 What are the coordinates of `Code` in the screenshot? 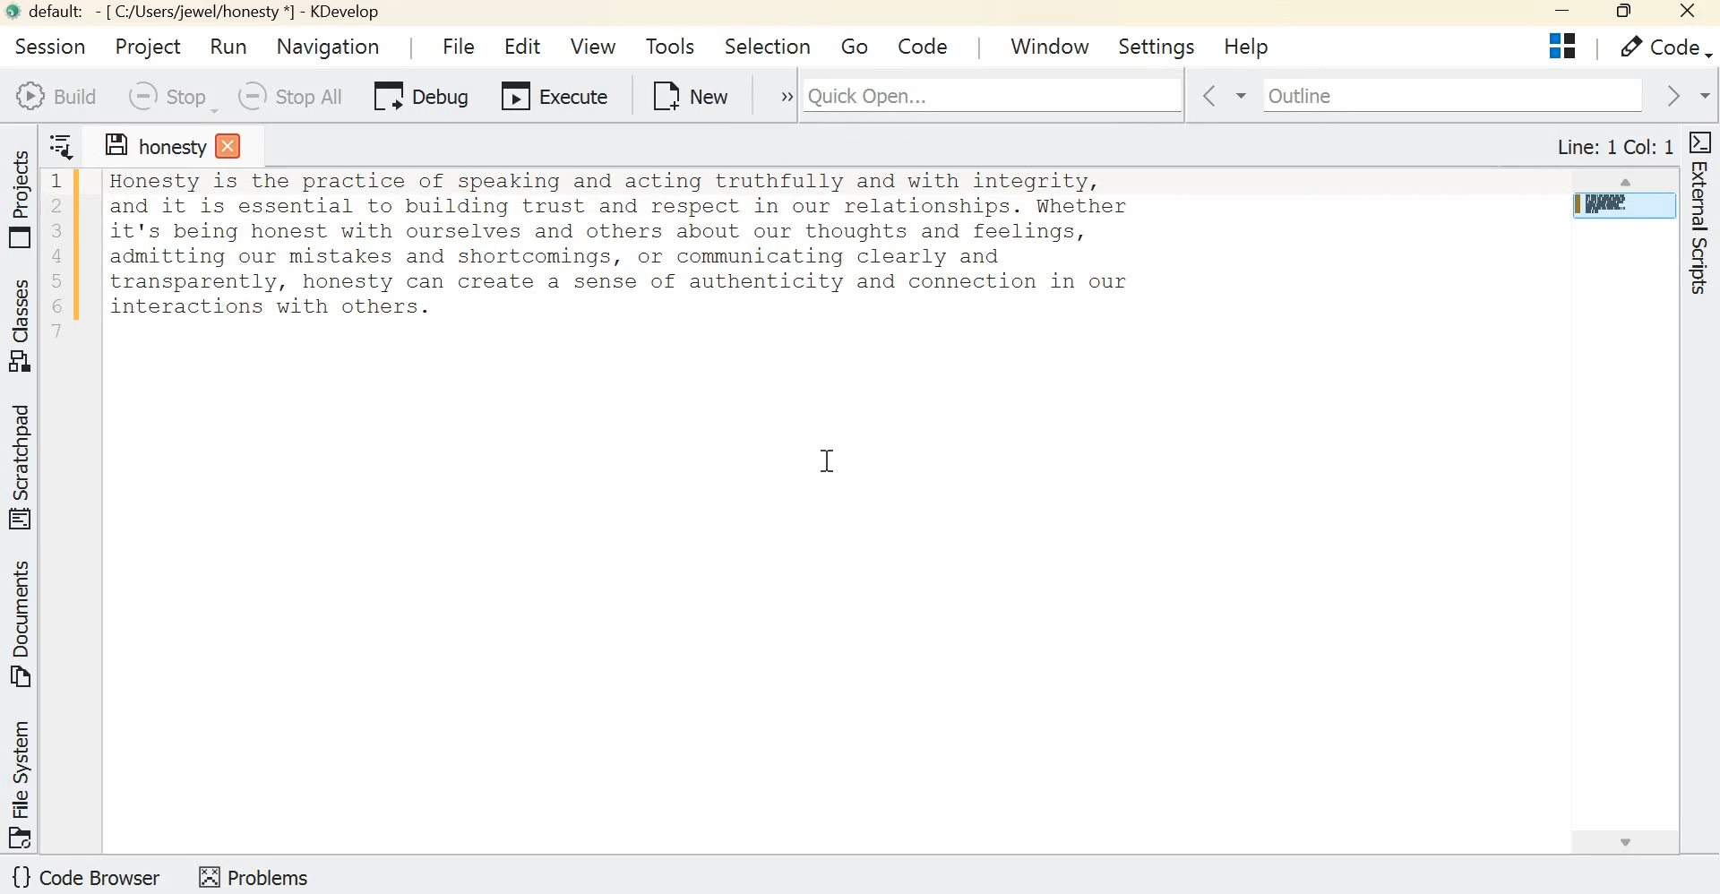 It's located at (927, 45).